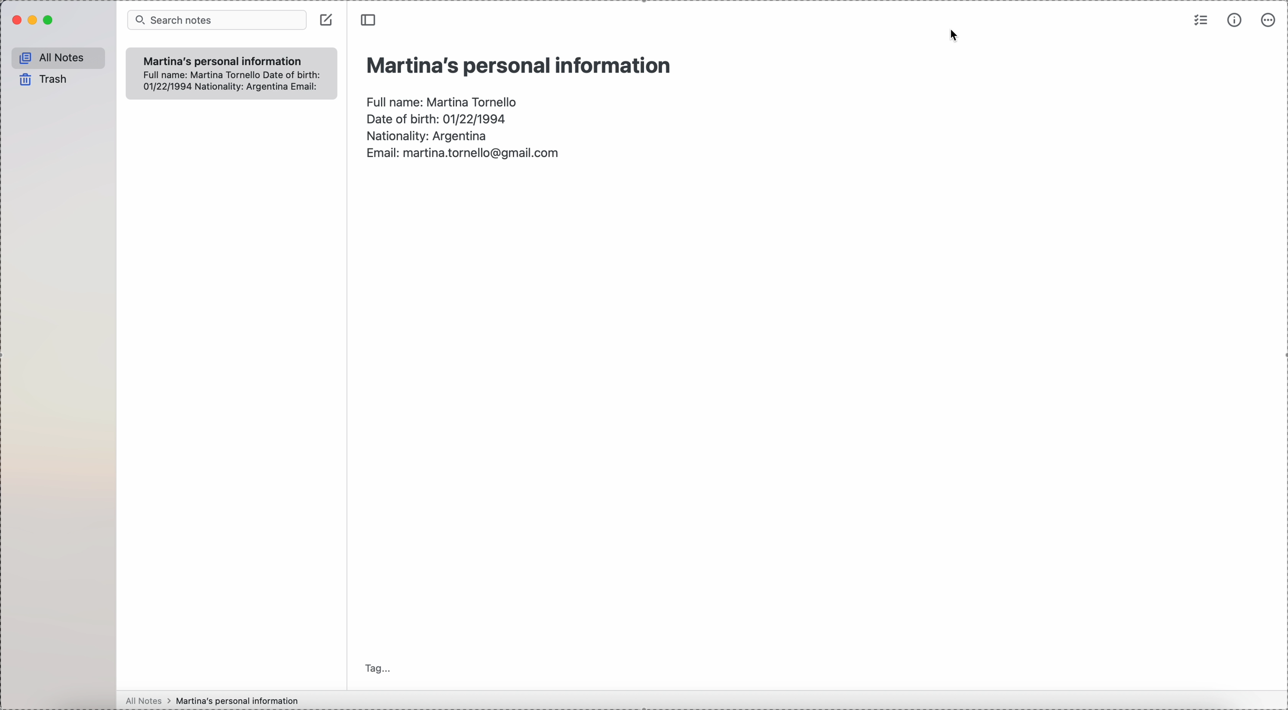 The image size is (1288, 710). I want to click on close Simplenote, so click(15, 21).